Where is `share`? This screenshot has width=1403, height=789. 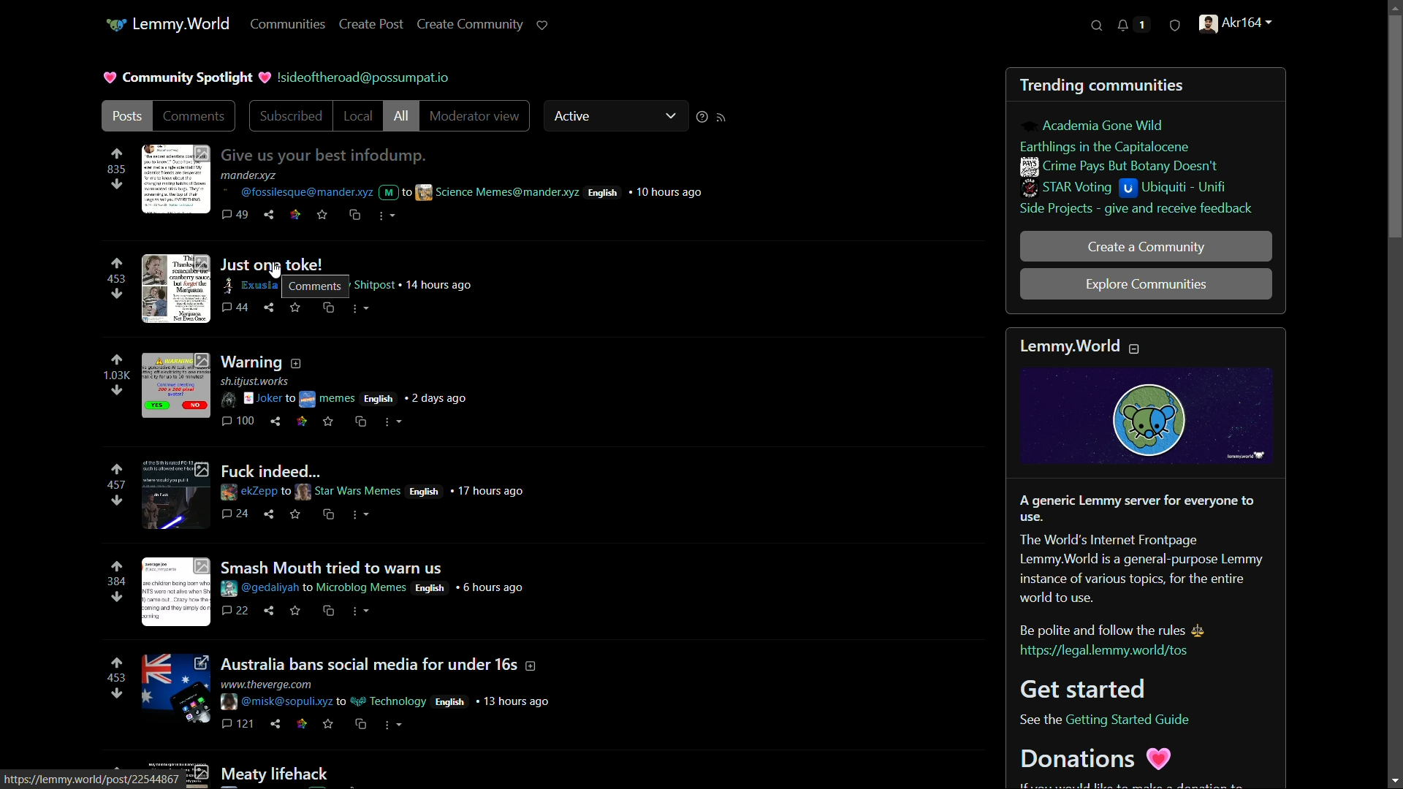
share is located at coordinates (276, 422).